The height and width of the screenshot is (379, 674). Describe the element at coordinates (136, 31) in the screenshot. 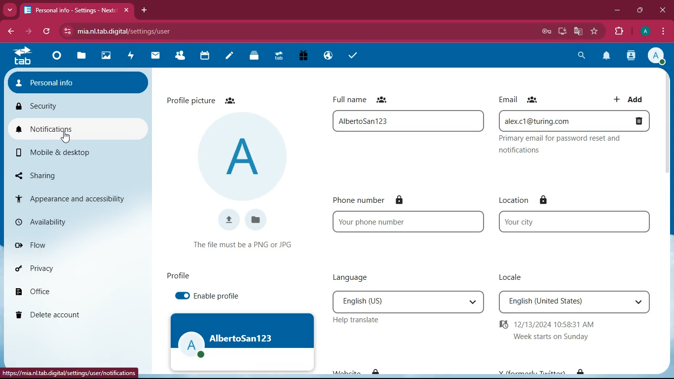

I see `mia.nl.tab.digital/apps/settings/user` at that location.